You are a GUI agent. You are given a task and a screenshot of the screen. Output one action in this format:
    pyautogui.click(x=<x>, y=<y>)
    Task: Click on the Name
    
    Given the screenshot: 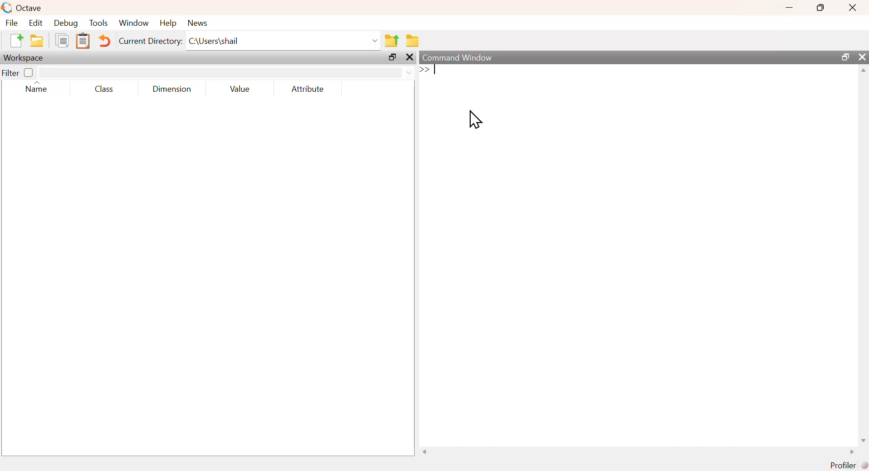 What is the action you would take?
    pyautogui.click(x=38, y=88)
    